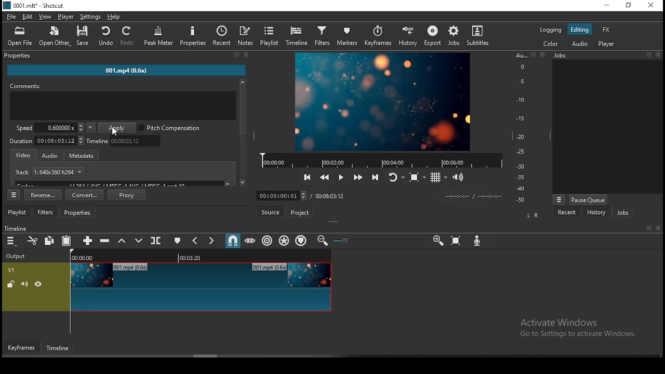  Describe the element at coordinates (551, 43) in the screenshot. I see `color` at that location.